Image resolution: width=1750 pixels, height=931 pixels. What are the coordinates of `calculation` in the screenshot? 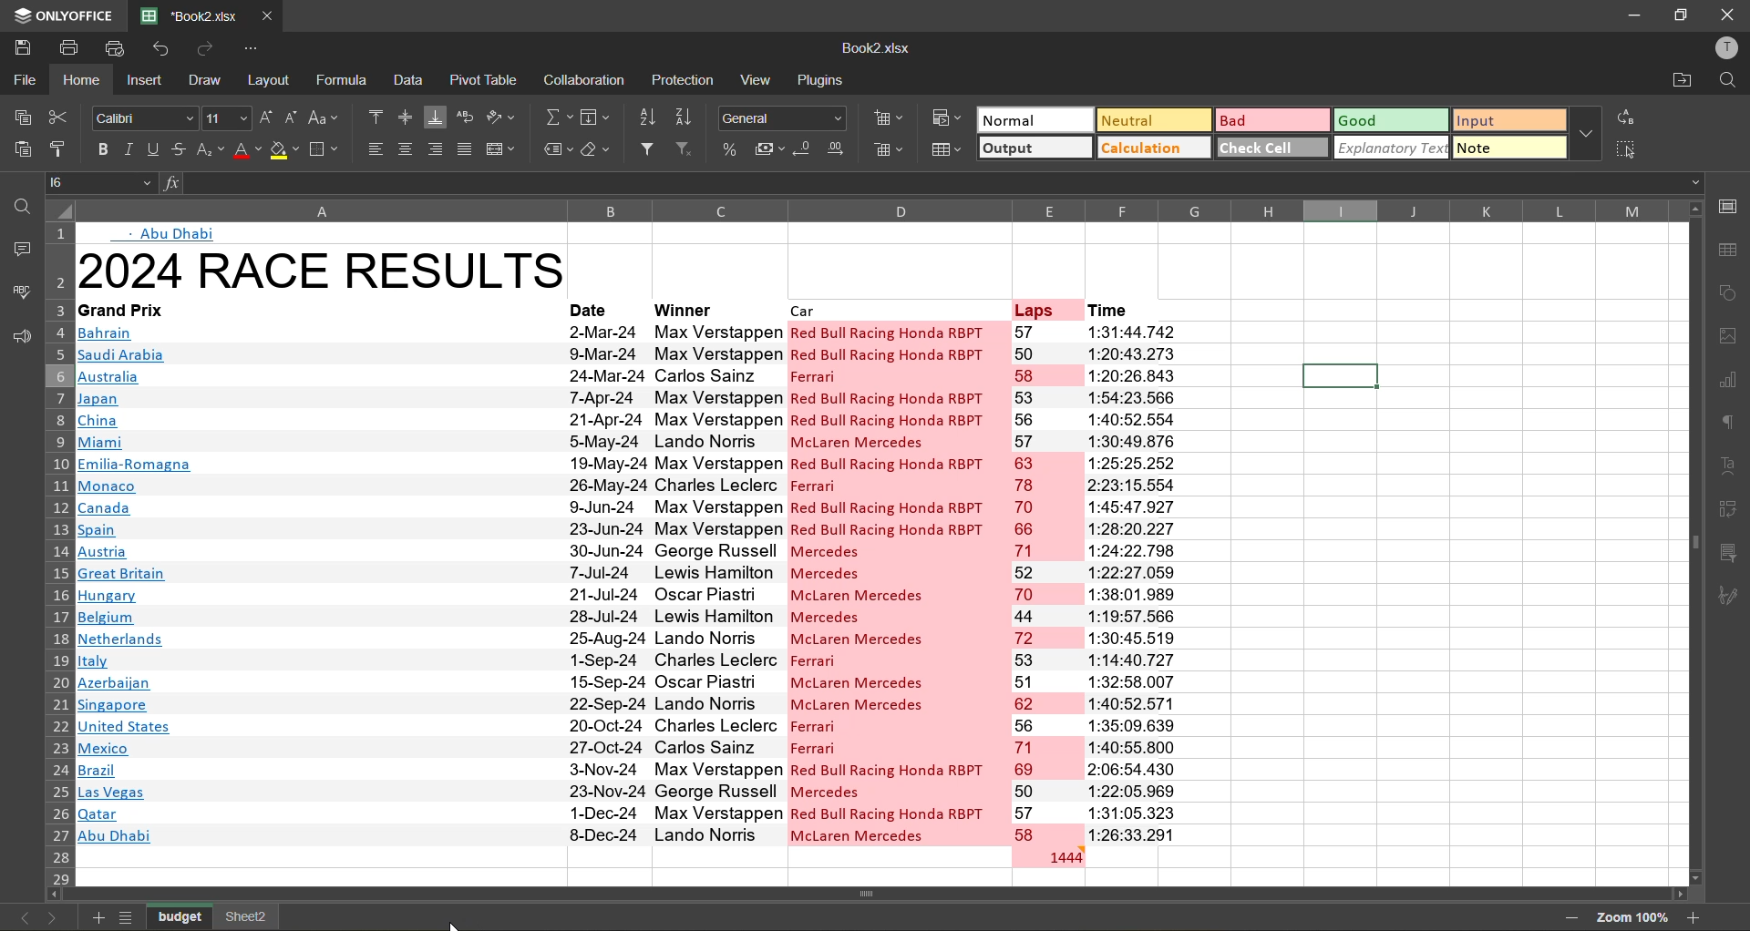 It's located at (1153, 148).